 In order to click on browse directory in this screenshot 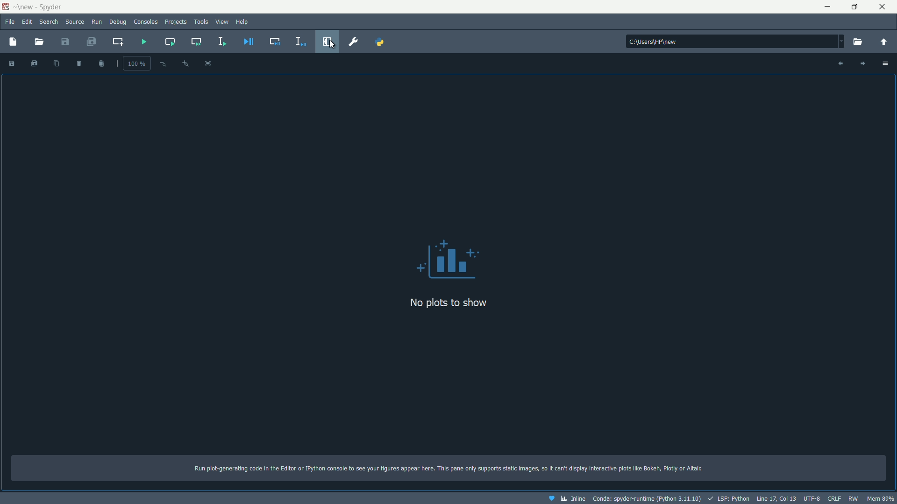, I will do `click(857, 42)`.